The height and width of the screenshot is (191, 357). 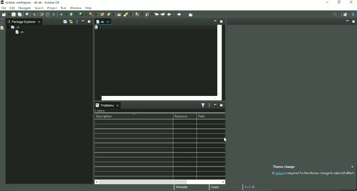 I want to click on 1:1:0, so click(x=252, y=187).